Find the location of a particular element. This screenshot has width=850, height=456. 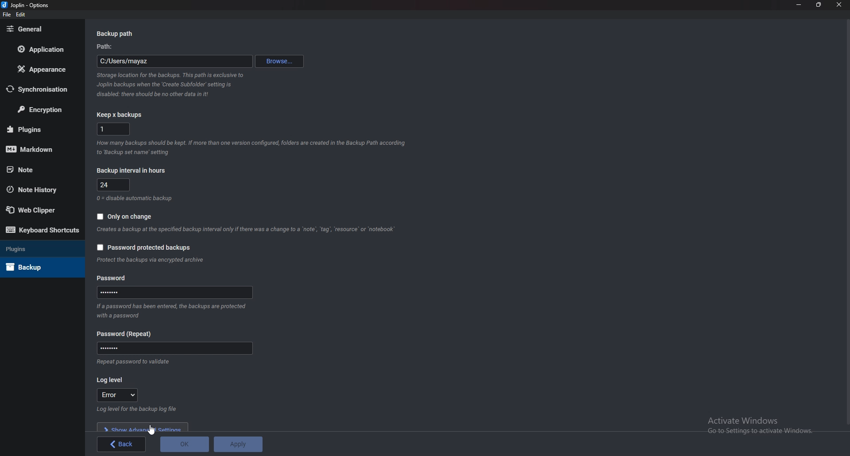

Resize is located at coordinates (819, 5).